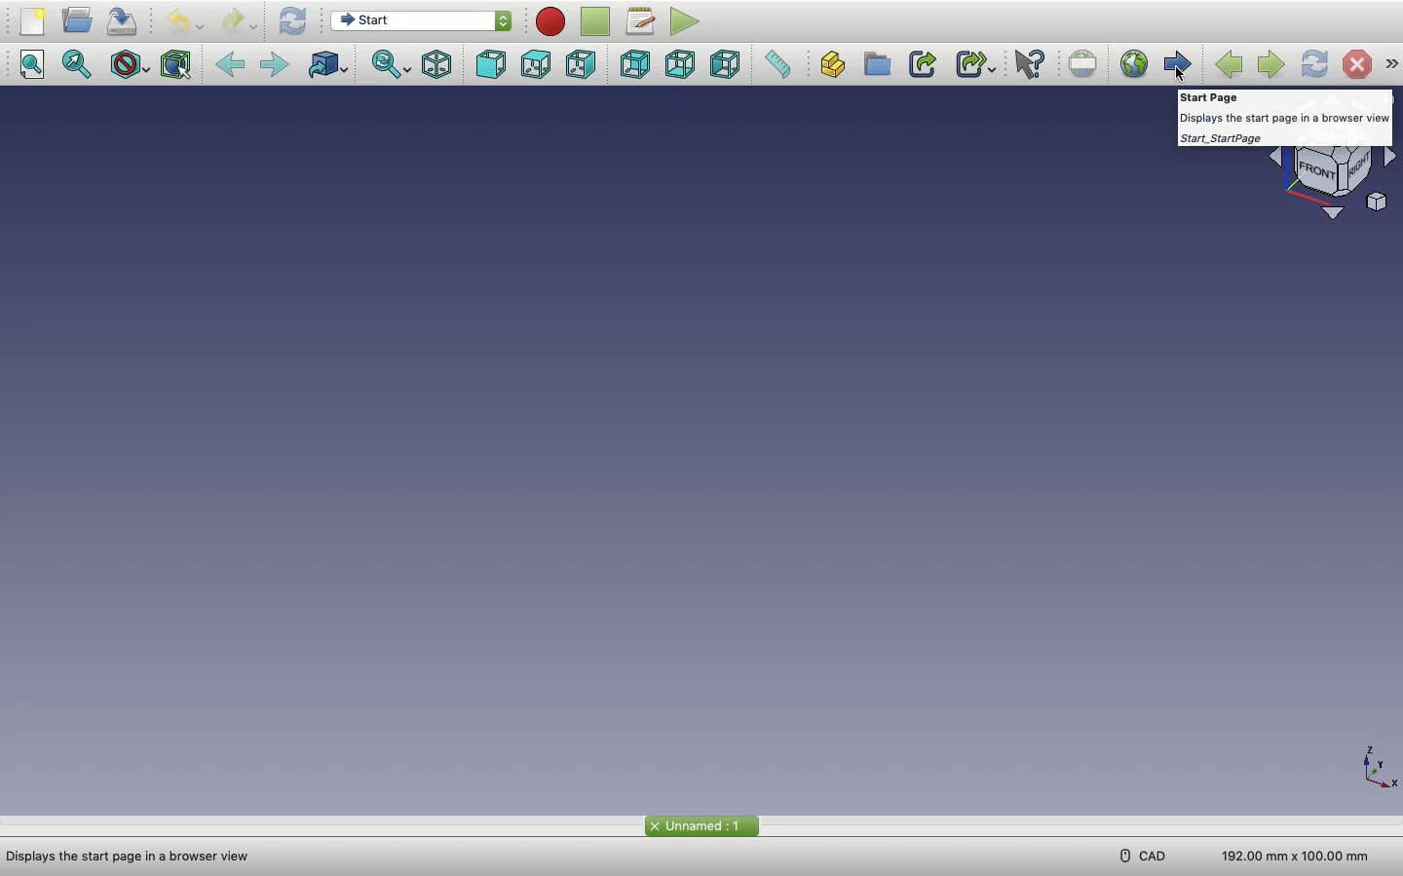 The height and width of the screenshot is (876, 1403). What do you see at coordinates (1140, 856) in the screenshot?
I see `CAD menu` at bounding box center [1140, 856].